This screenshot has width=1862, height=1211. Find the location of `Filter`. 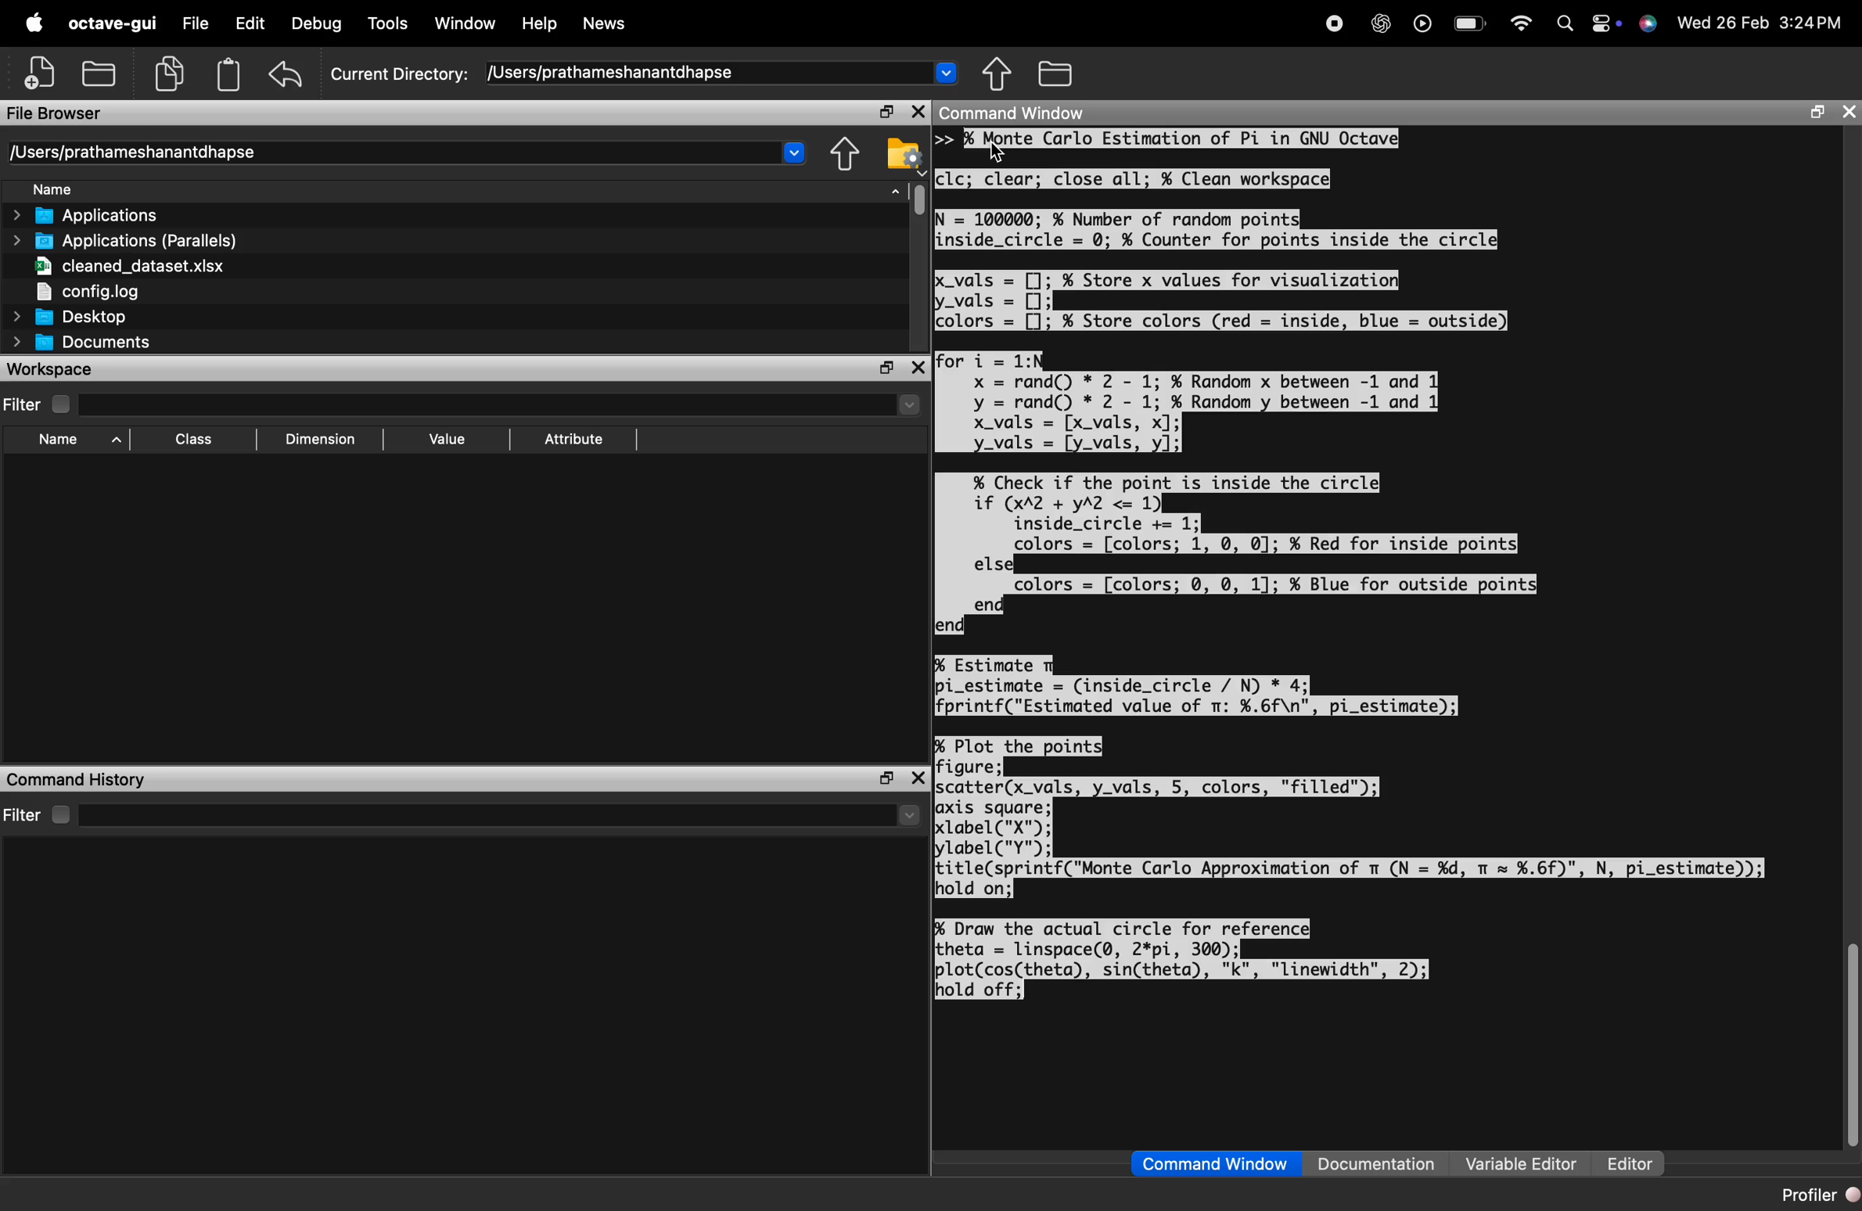

Filter is located at coordinates (36, 404).